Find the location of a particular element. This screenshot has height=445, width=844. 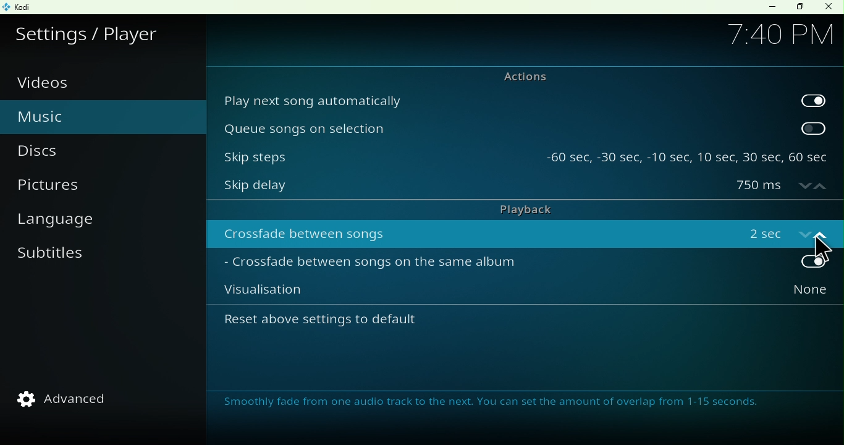

Crossfade between songs is located at coordinates (473, 233).